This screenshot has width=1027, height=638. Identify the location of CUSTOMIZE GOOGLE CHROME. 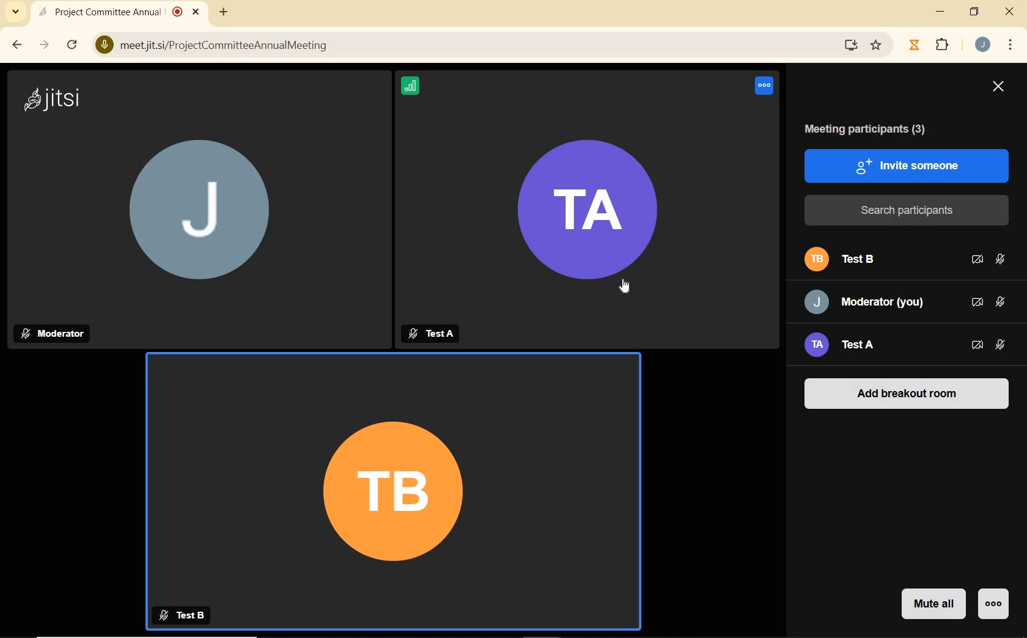
(1014, 46).